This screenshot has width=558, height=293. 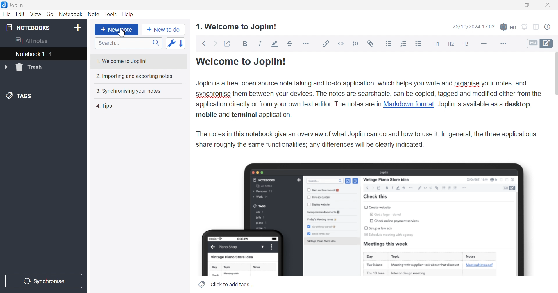 What do you see at coordinates (107, 106) in the screenshot?
I see `4. Tips` at bounding box center [107, 106].